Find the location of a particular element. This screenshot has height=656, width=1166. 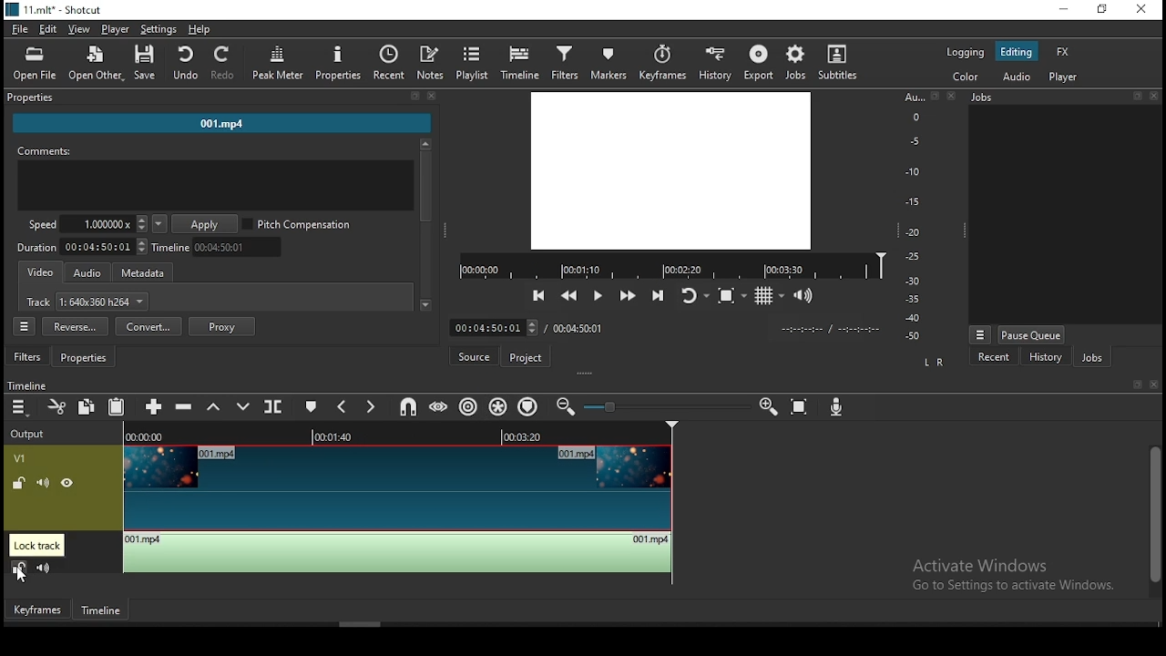

pitch compensation is located at coordinates (297, 222).